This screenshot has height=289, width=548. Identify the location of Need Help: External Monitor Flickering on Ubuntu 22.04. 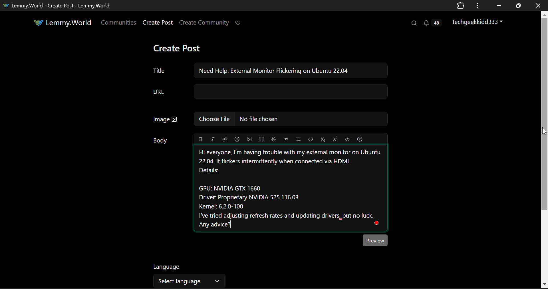
(288, 70).